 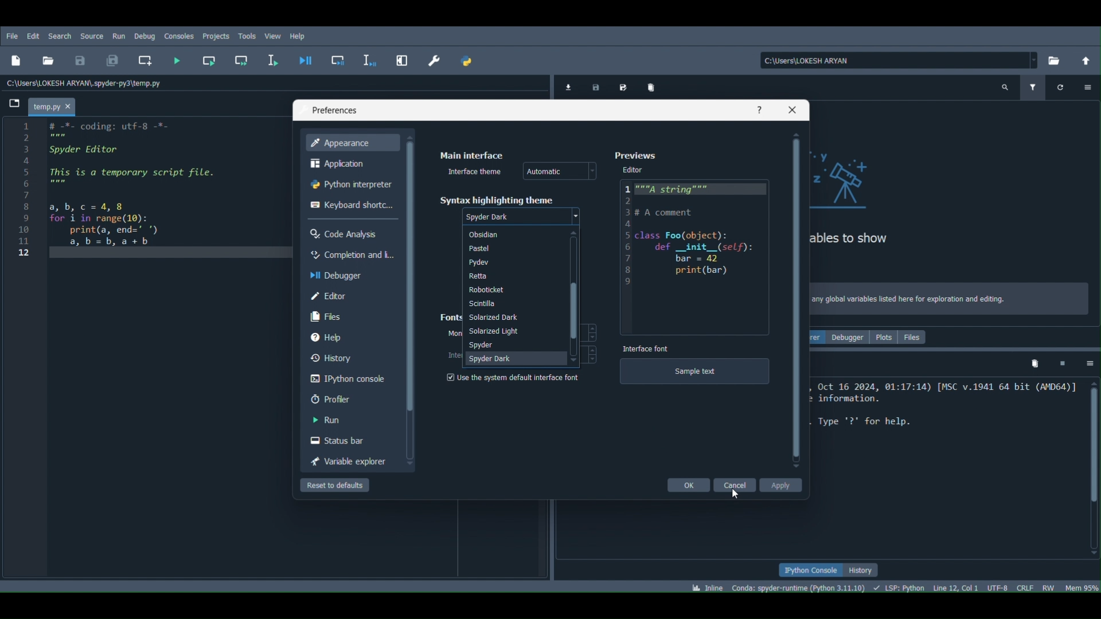 What do you see at coordinates (512, 289) in the screenshot?
I see `Roboticket` at bounding box center [512, 289].